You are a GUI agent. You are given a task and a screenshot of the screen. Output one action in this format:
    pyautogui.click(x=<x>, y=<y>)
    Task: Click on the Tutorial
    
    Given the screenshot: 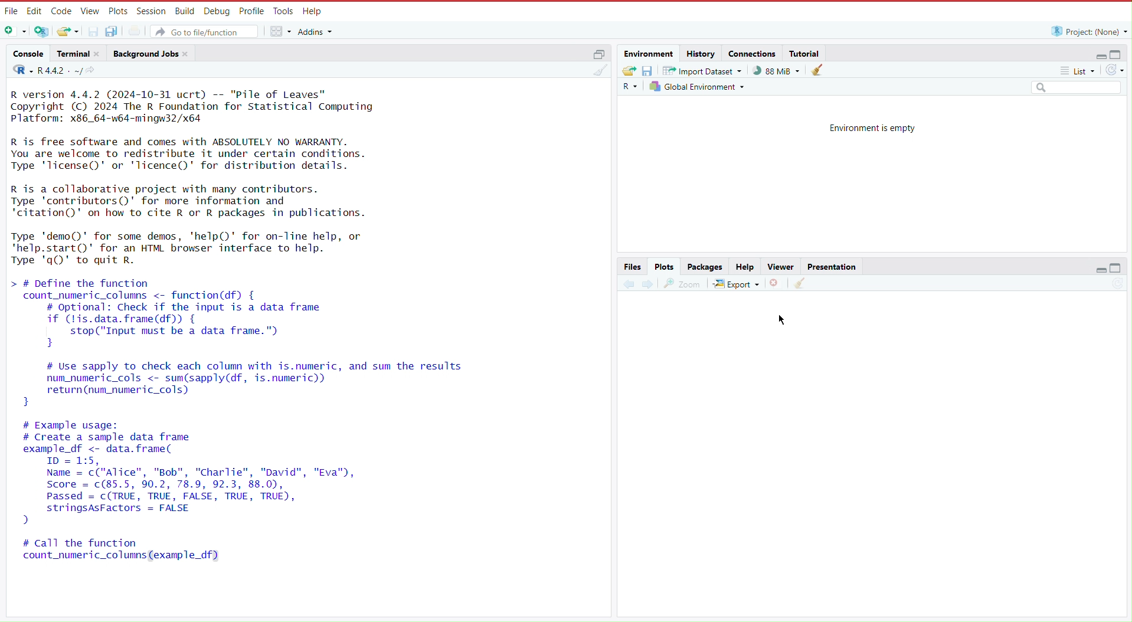 What is the action you would take?
    pyautogui.click(x=806, y=53)
    